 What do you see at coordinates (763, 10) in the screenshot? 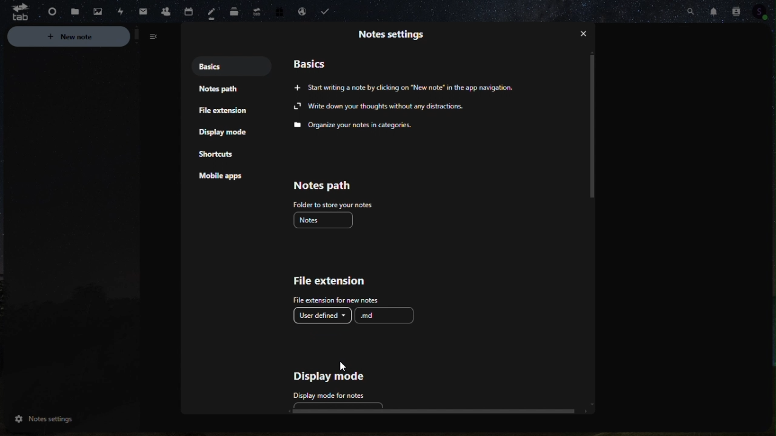
I see `Profile` at bounding box center [763, 10].